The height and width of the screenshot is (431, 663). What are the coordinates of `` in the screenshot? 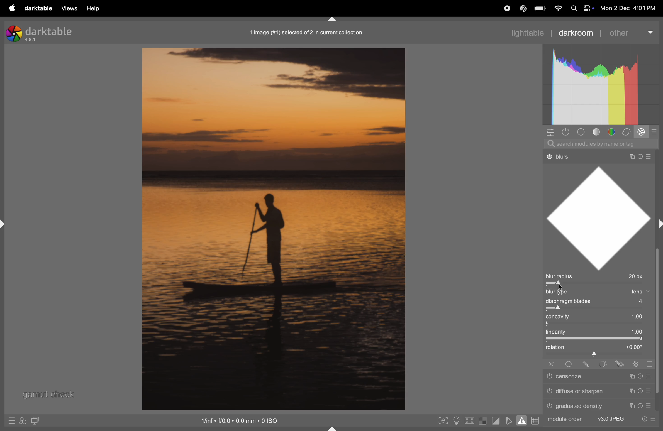 It's located at (603, 364).